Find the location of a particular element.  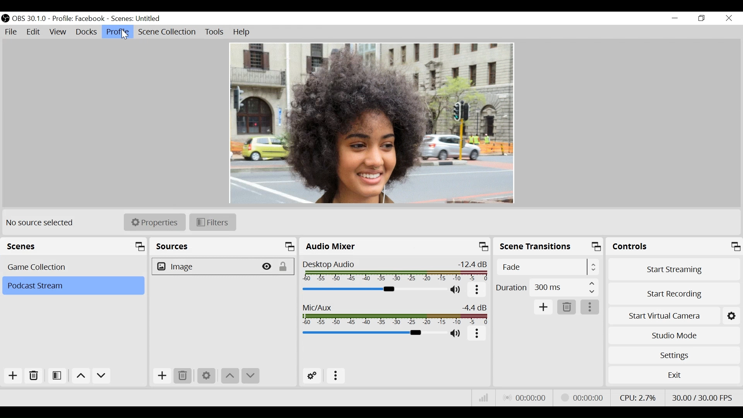

Open Filter Source is located at coordinates (58, 375).